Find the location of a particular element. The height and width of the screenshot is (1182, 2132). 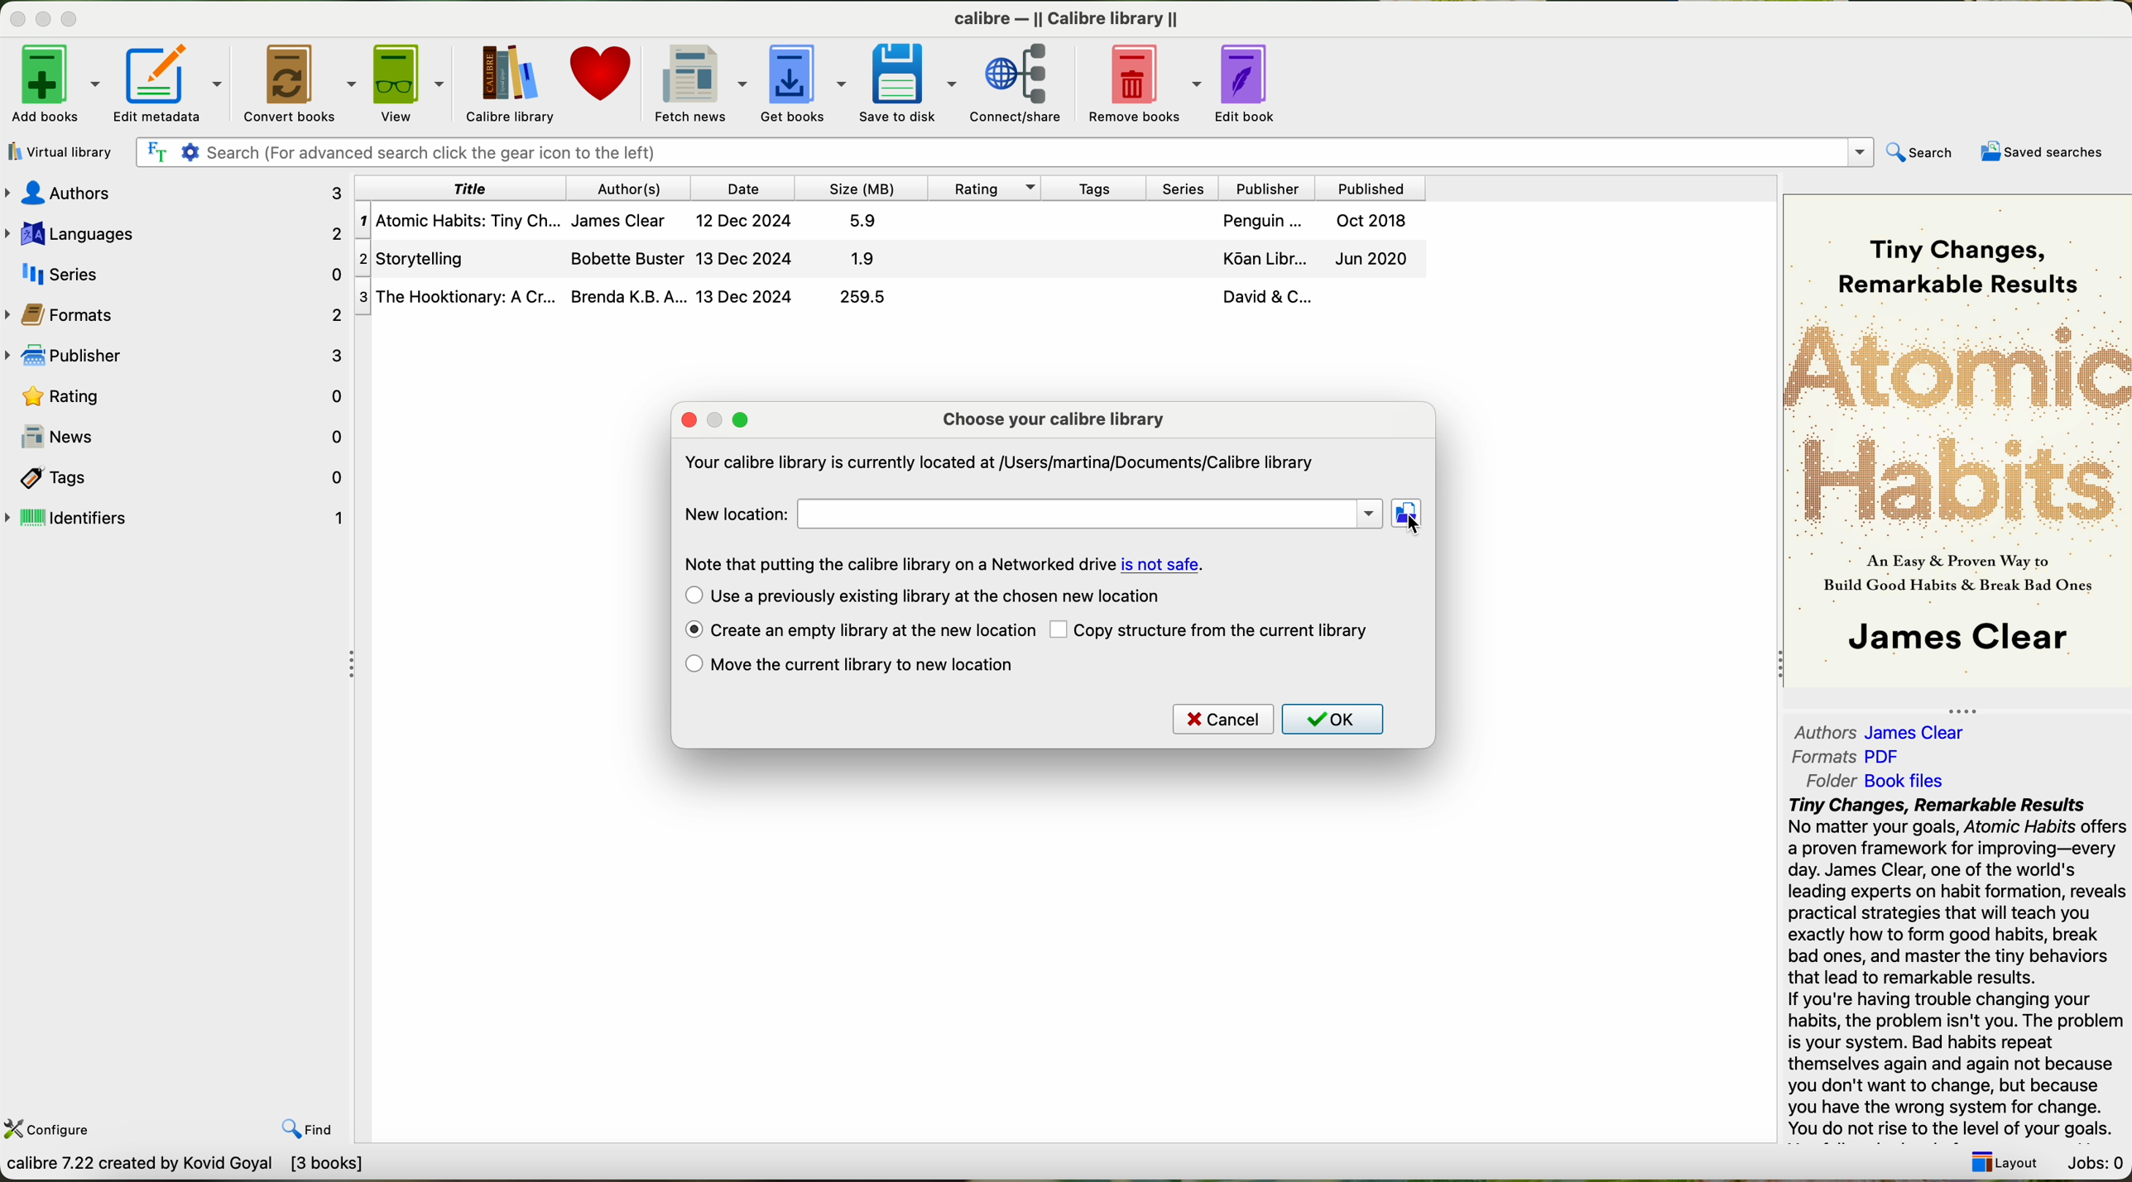

cancel button is located at coordinates (1222, 720).